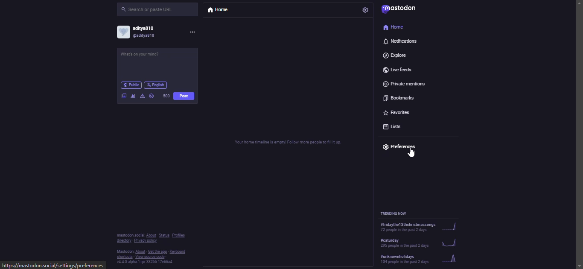  I want to click on home, so click(218, 11).